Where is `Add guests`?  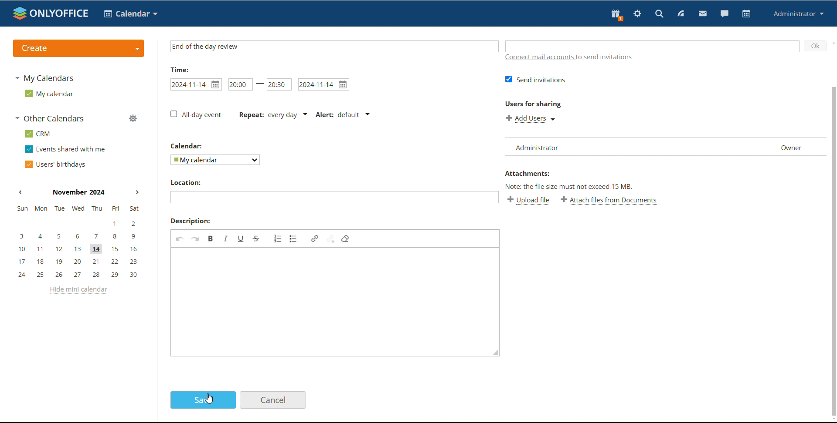 Add guests is located at coordinates (654, 46).